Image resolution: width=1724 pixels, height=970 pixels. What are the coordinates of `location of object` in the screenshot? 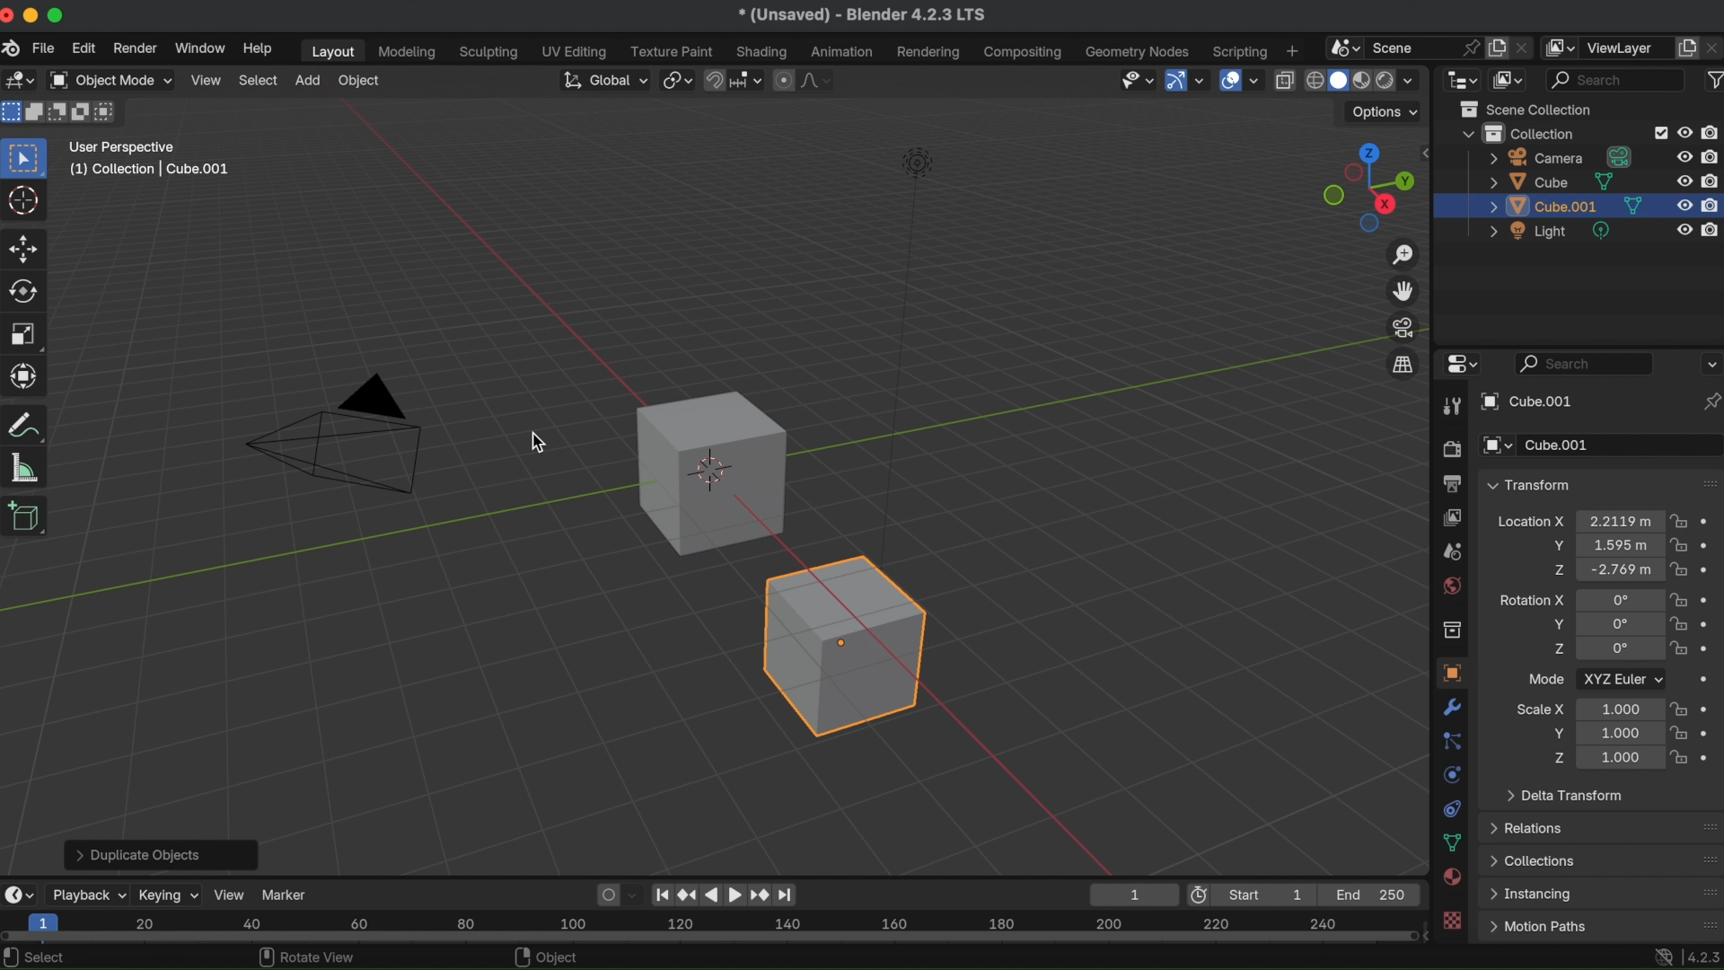 It's located at (1617, 543).